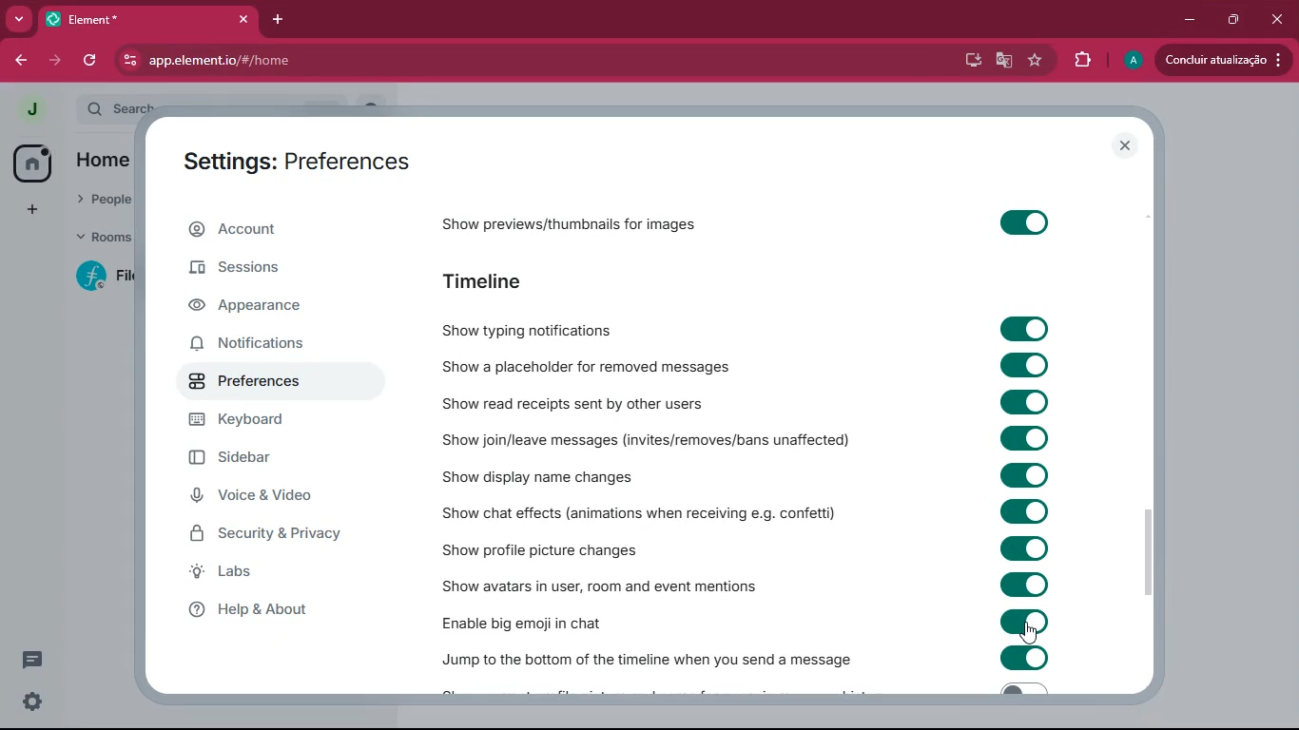 The height and width of the screenshot is (730, 1299). What do you see at coordinates (652, 657) in the screenshot?
I see `jump to the bottom of the timeline when you send a message` at bounding box center [652, 657].